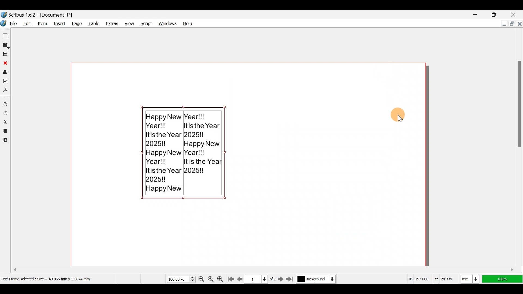  What do you see at coordinates (60, 24) in the screenshot?
I see `Insert` at bounding box center [60, 24].